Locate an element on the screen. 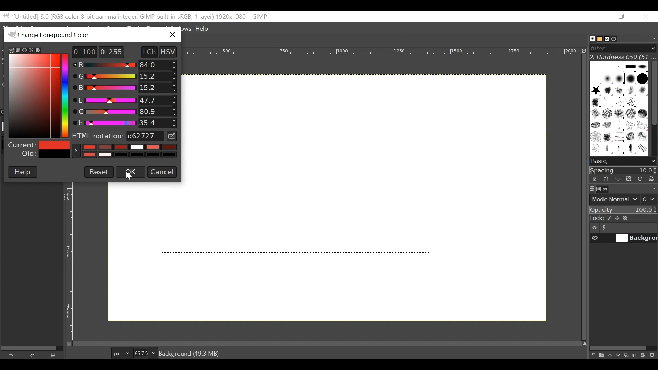 Image resolution: width=658 pixels, height=370 pixels. Clear button is located at coordinates (55, 355).